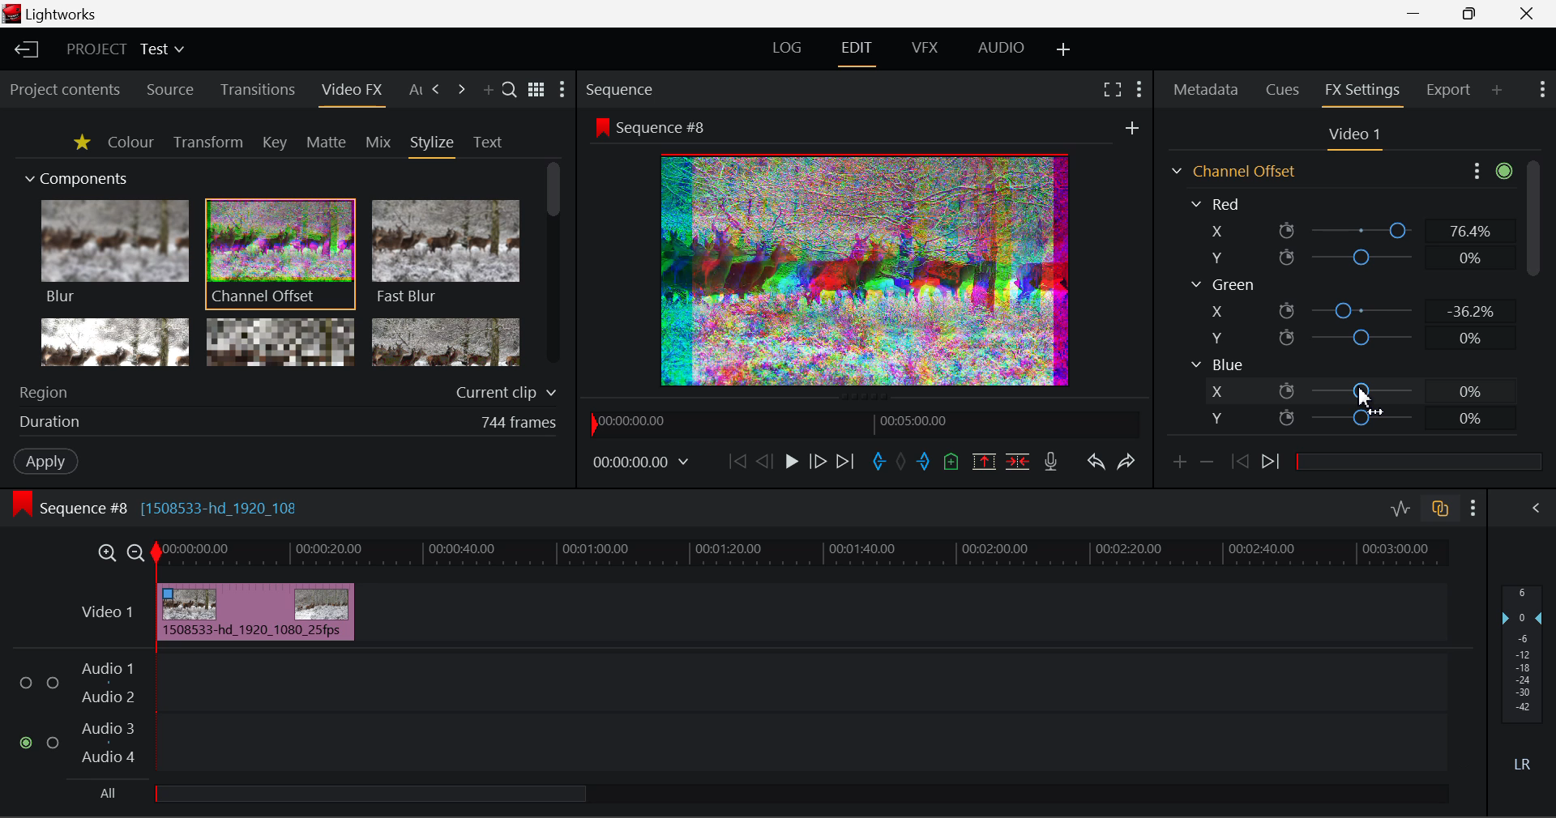  What do you see at coordinates (1352, 390) in the screenshot?
I see `Blue X` at bounding box center [1352, 390].